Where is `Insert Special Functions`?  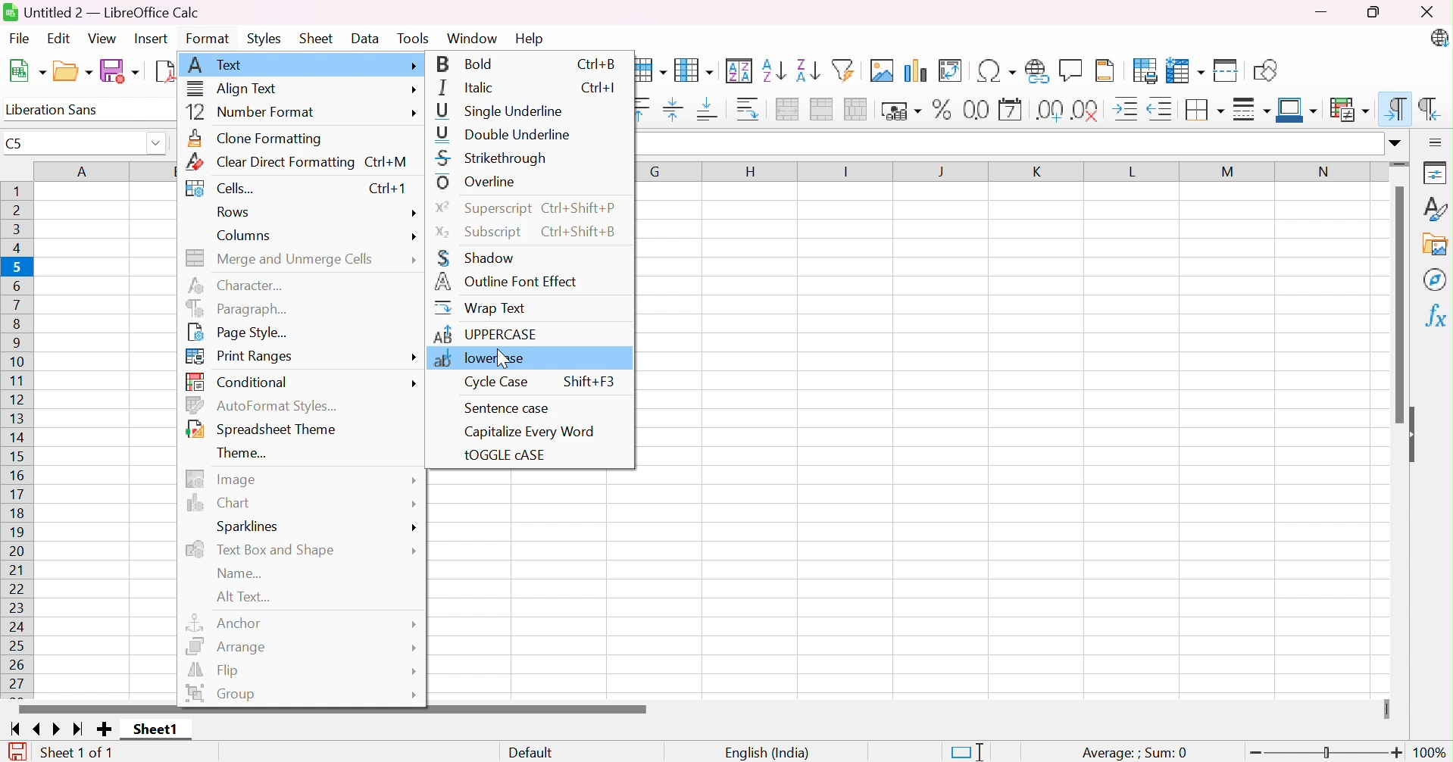 Insert Special Functions is located at coordinates (999, 70).